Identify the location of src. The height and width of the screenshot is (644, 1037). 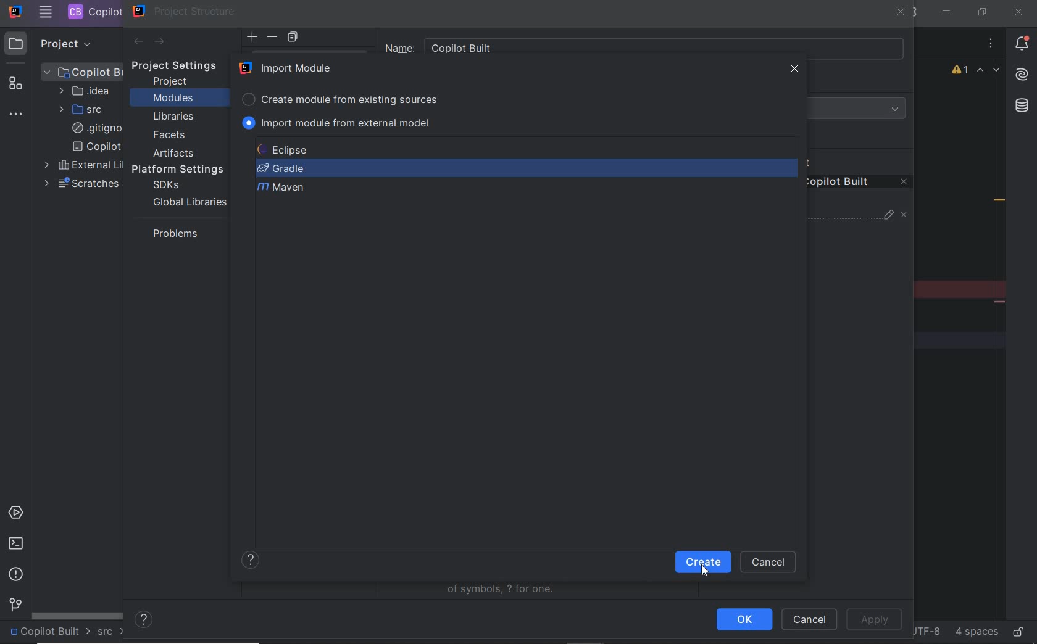
(112, 632).